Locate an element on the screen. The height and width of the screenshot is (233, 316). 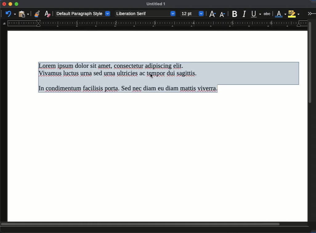
maximize  is located at coordinates (16, 4).